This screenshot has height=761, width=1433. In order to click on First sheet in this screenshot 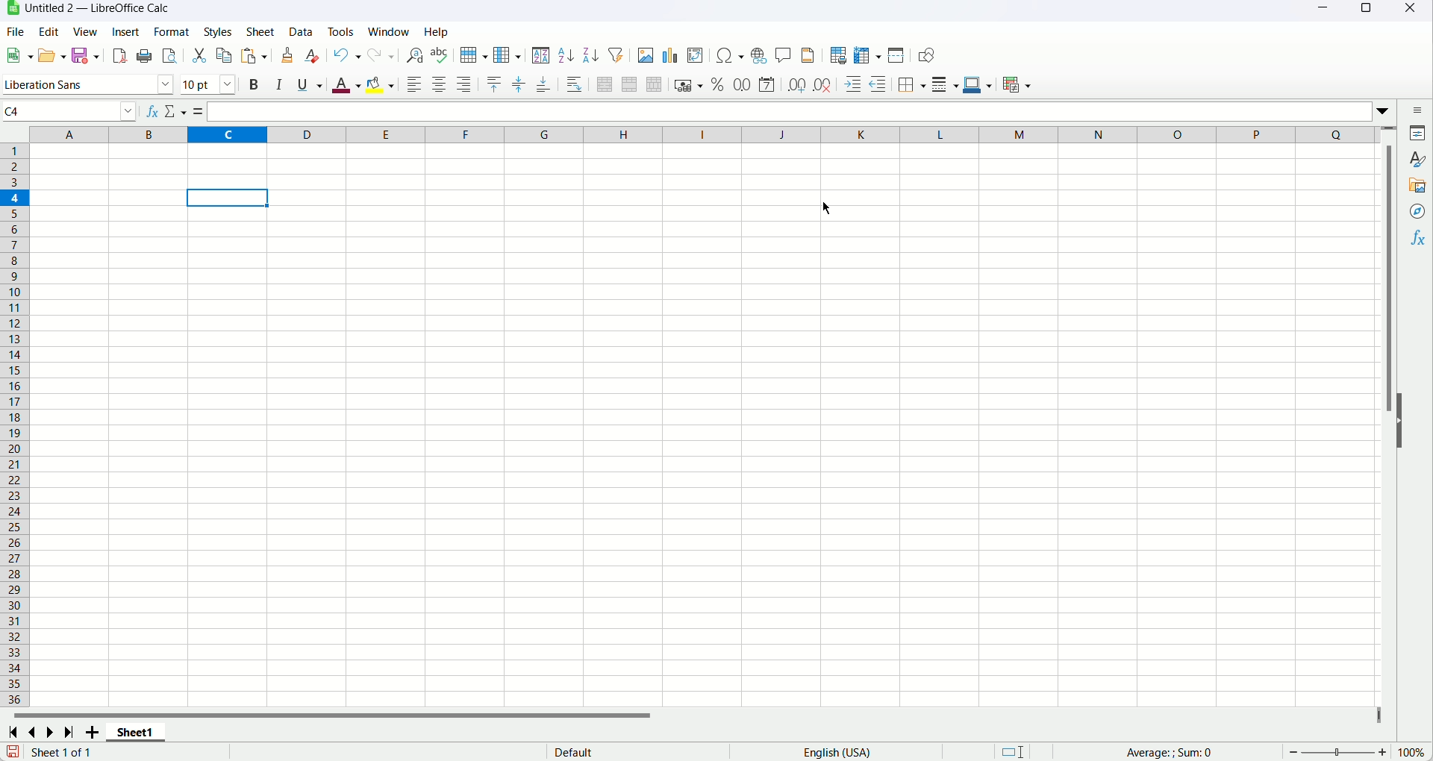, I will do `click(12, 733)`.